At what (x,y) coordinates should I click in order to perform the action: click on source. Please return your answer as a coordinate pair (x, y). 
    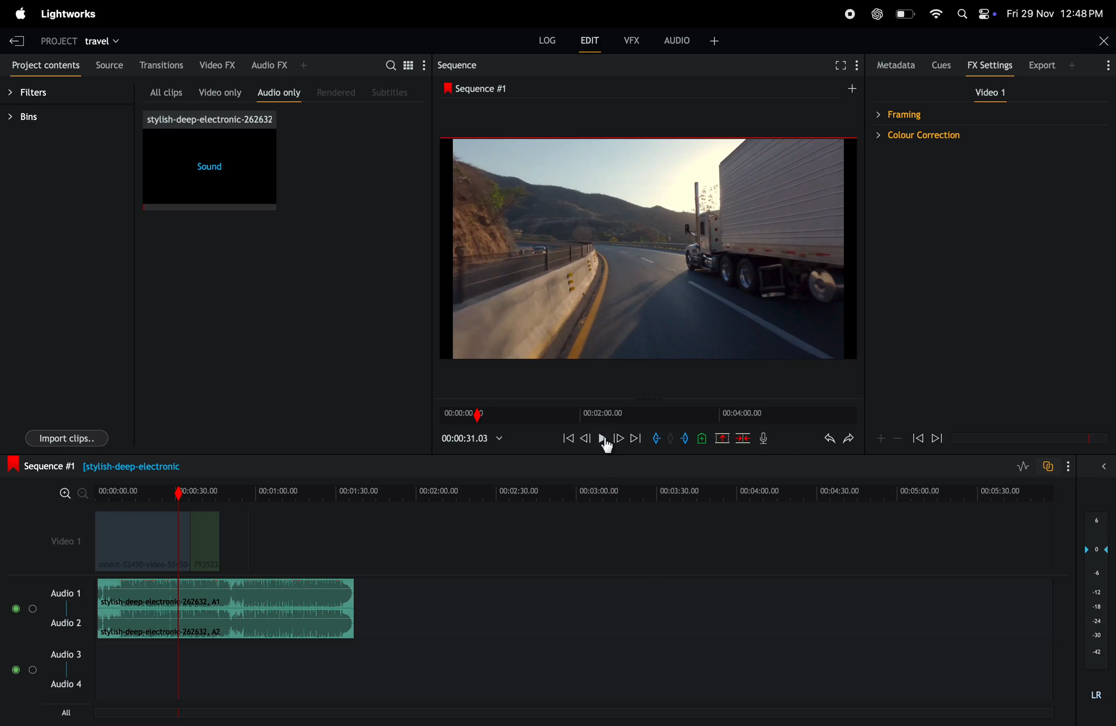
    Looking at the image, I should click on (108, 67).